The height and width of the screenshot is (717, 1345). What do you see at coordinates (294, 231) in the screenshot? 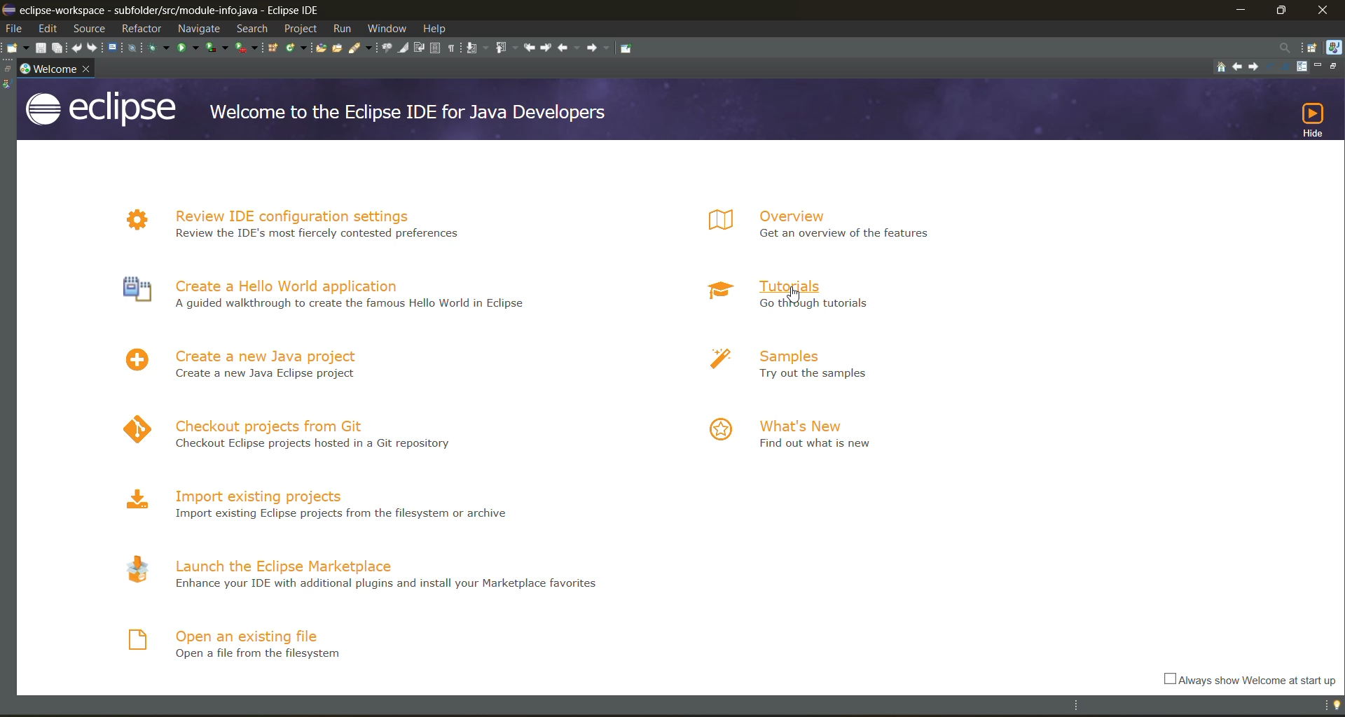
I see `review IDE configuration settings` at bounding box center [294, 231].